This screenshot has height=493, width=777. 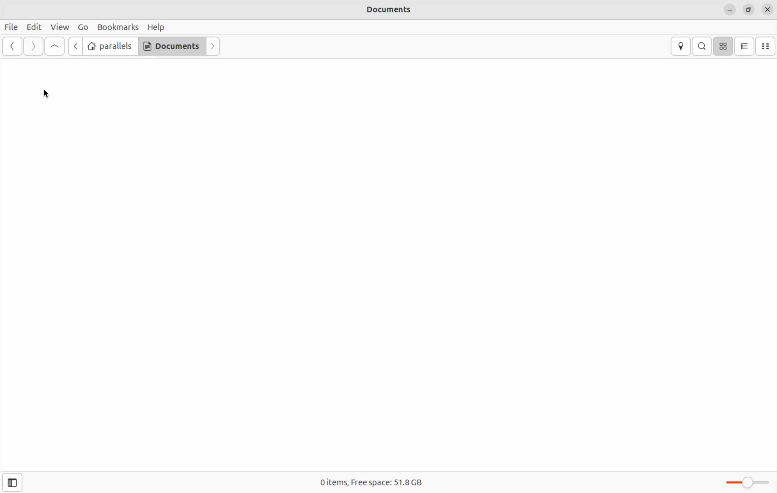 What do you see at coordinates (680, 46) in the screenshot?
I see `locations` at bounding box center [680, 46].